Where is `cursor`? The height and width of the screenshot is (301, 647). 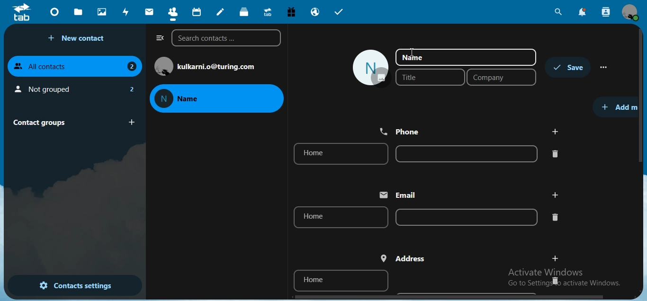 cursor is located at coordinates (413, 53).